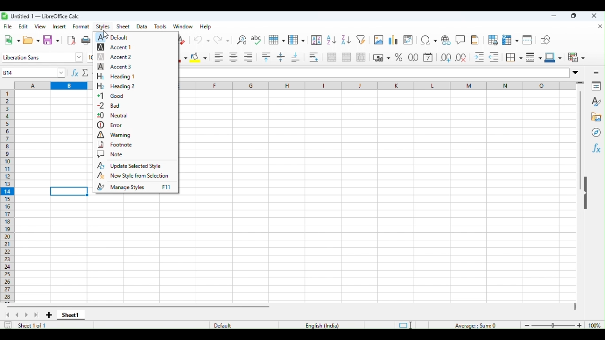 Image resolution: width=605 pixels, height=340 pixels. I want to click on increase indent, so click(476, 57).